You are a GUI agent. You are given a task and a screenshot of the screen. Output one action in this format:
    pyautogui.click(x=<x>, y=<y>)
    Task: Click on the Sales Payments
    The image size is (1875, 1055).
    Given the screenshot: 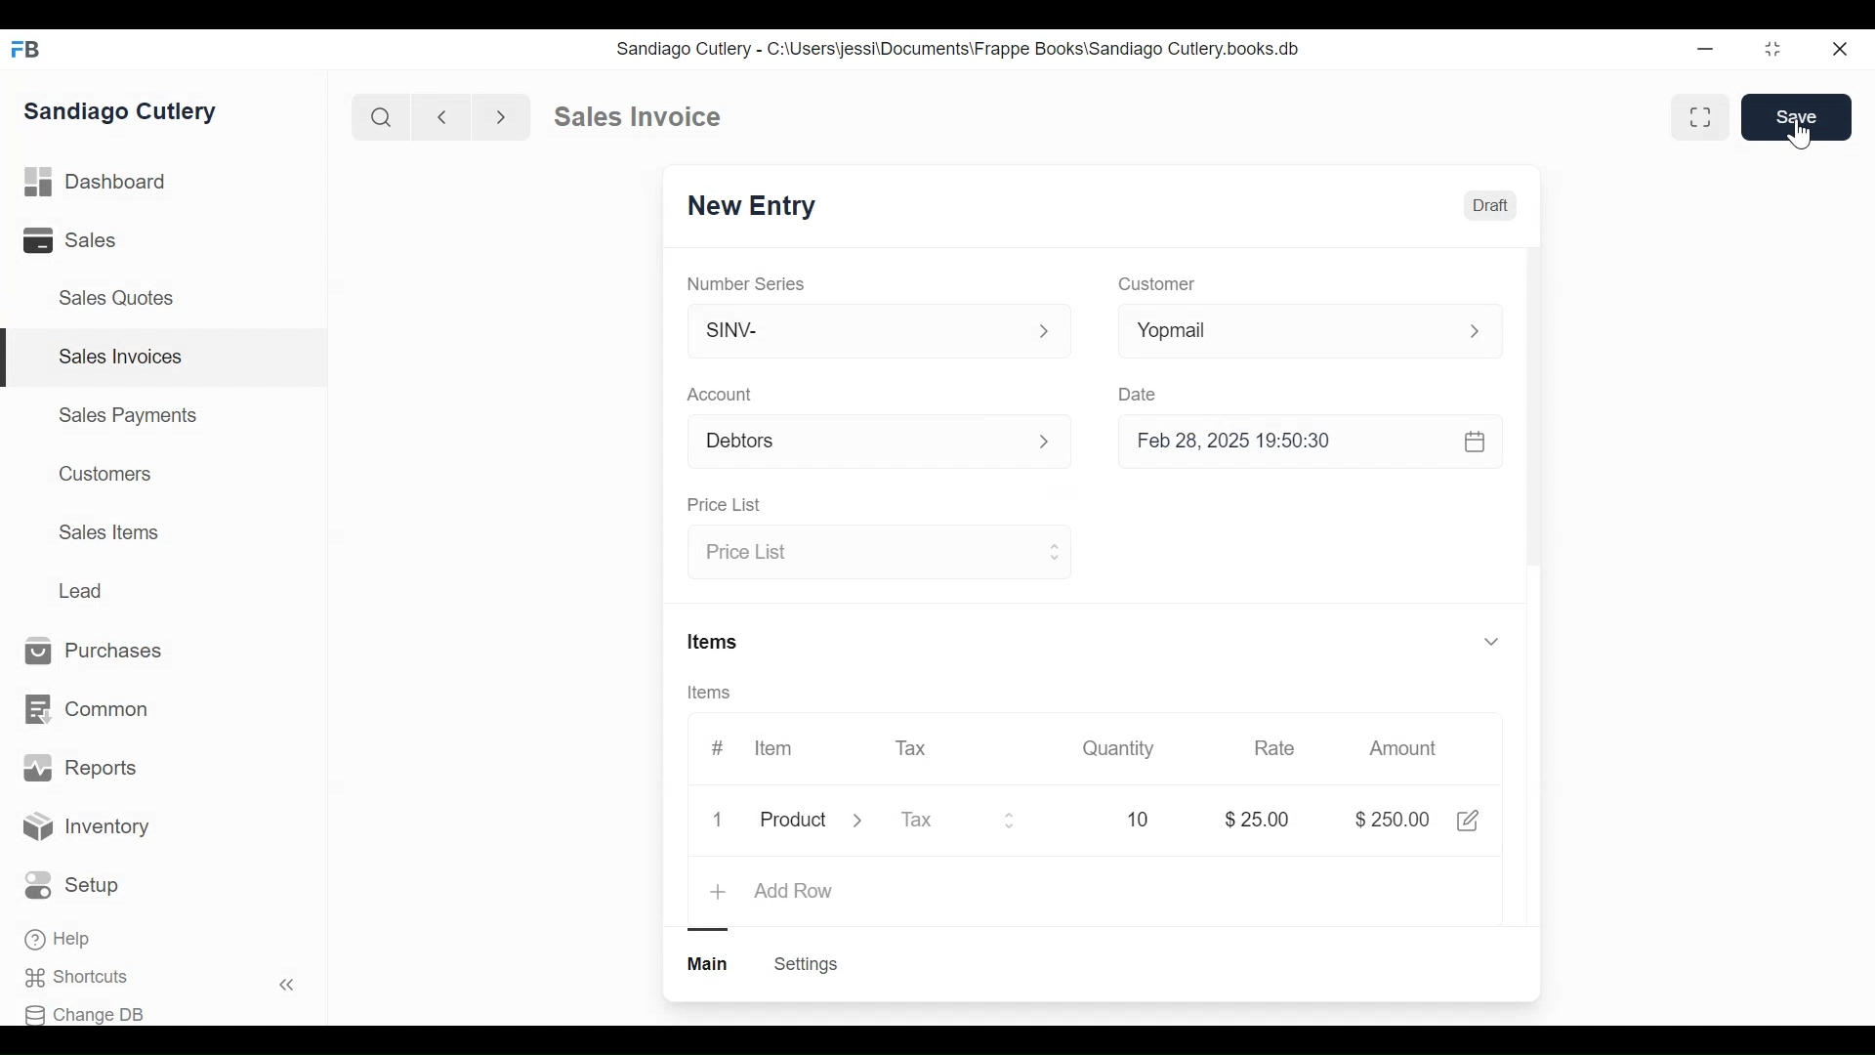 What is the action you would take?
    pyautogui.click(x=126, y=415)
    